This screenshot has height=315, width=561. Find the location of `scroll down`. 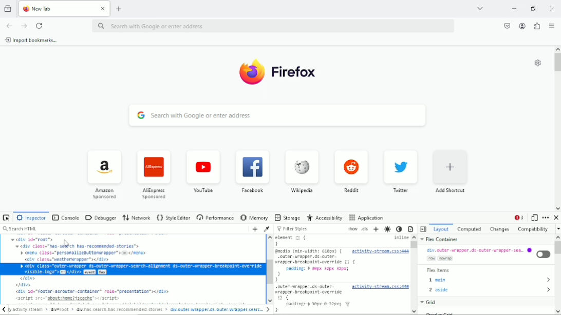

scroll down is located at coordinates (415, 311).